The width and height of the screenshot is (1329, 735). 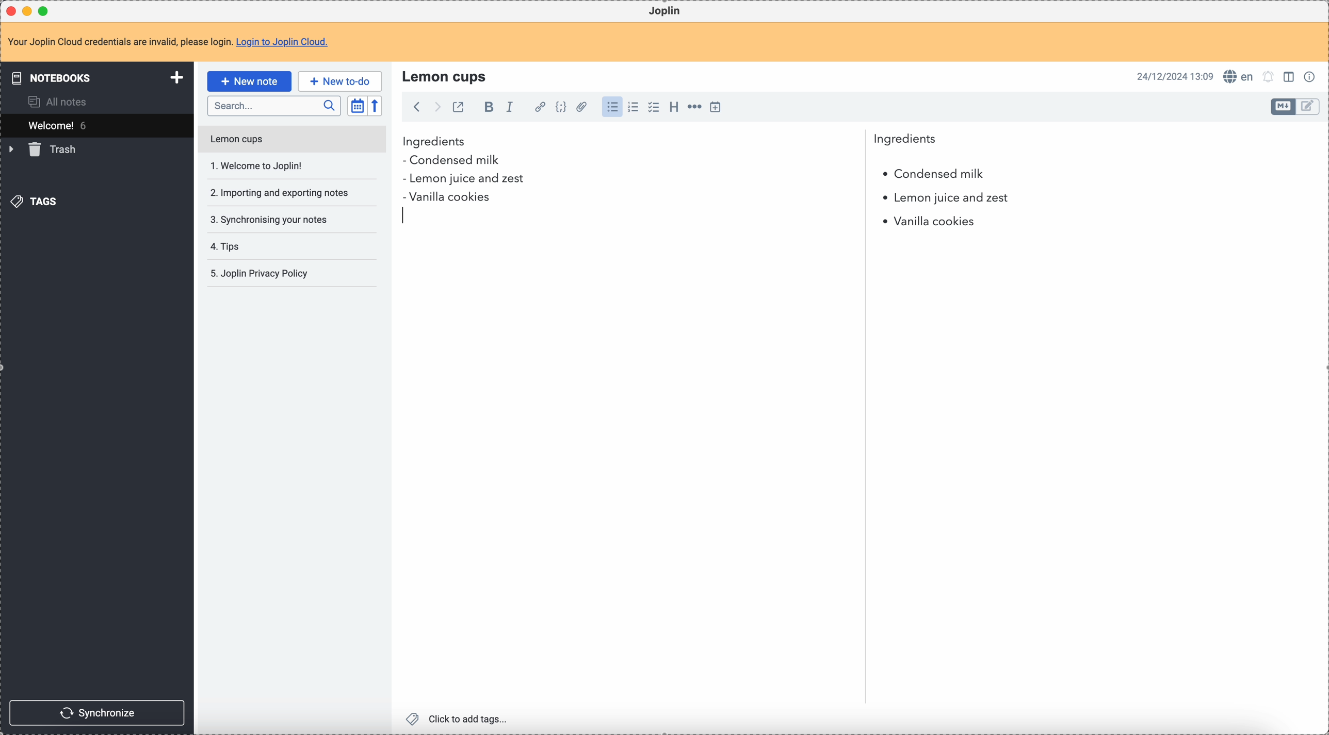 What do you see at coordinates (273, 106) in the screenshot?
I see `search bar` at bounding box center [273, 106].